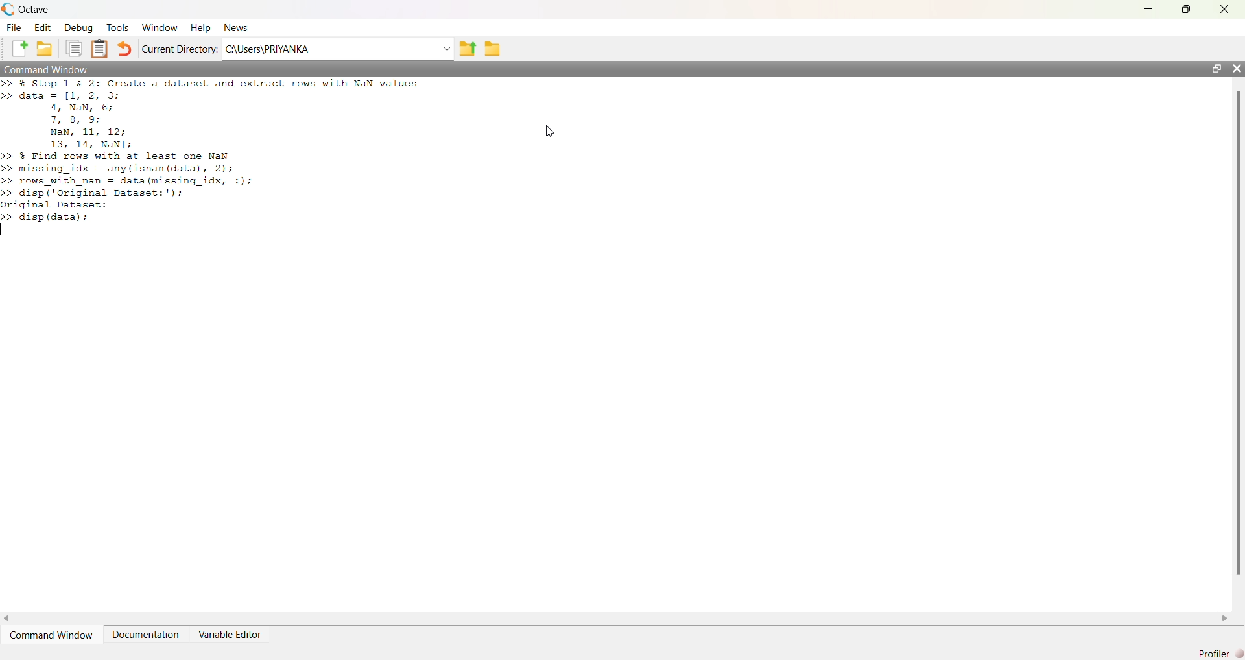 This screenshot has width=1245, height=660. Describe the element at coordinates (19, 49) in the screenshot. I see `New File` at that location.